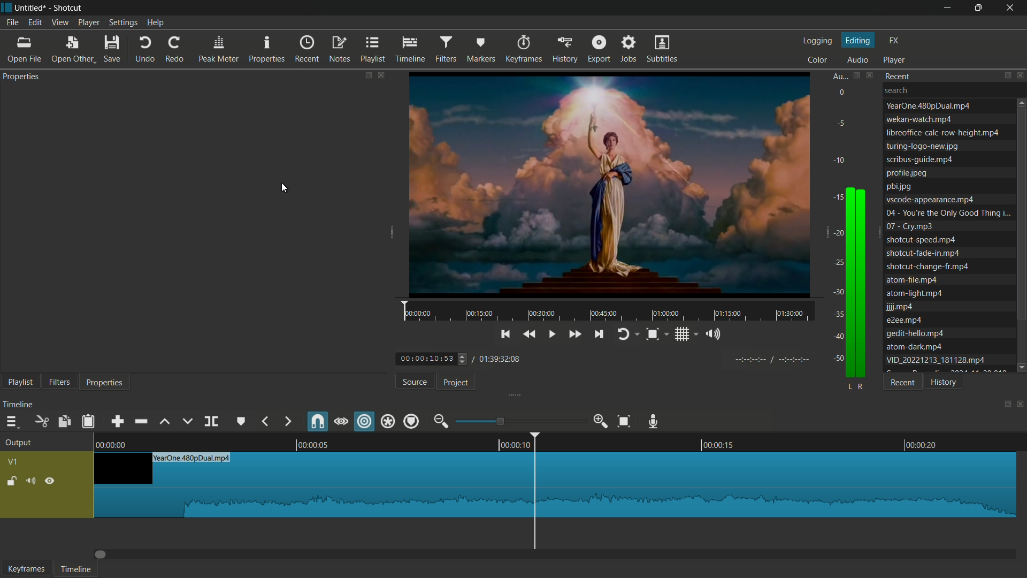 The image size is (1027, 578). I want to click on fx, so click(893, 41).